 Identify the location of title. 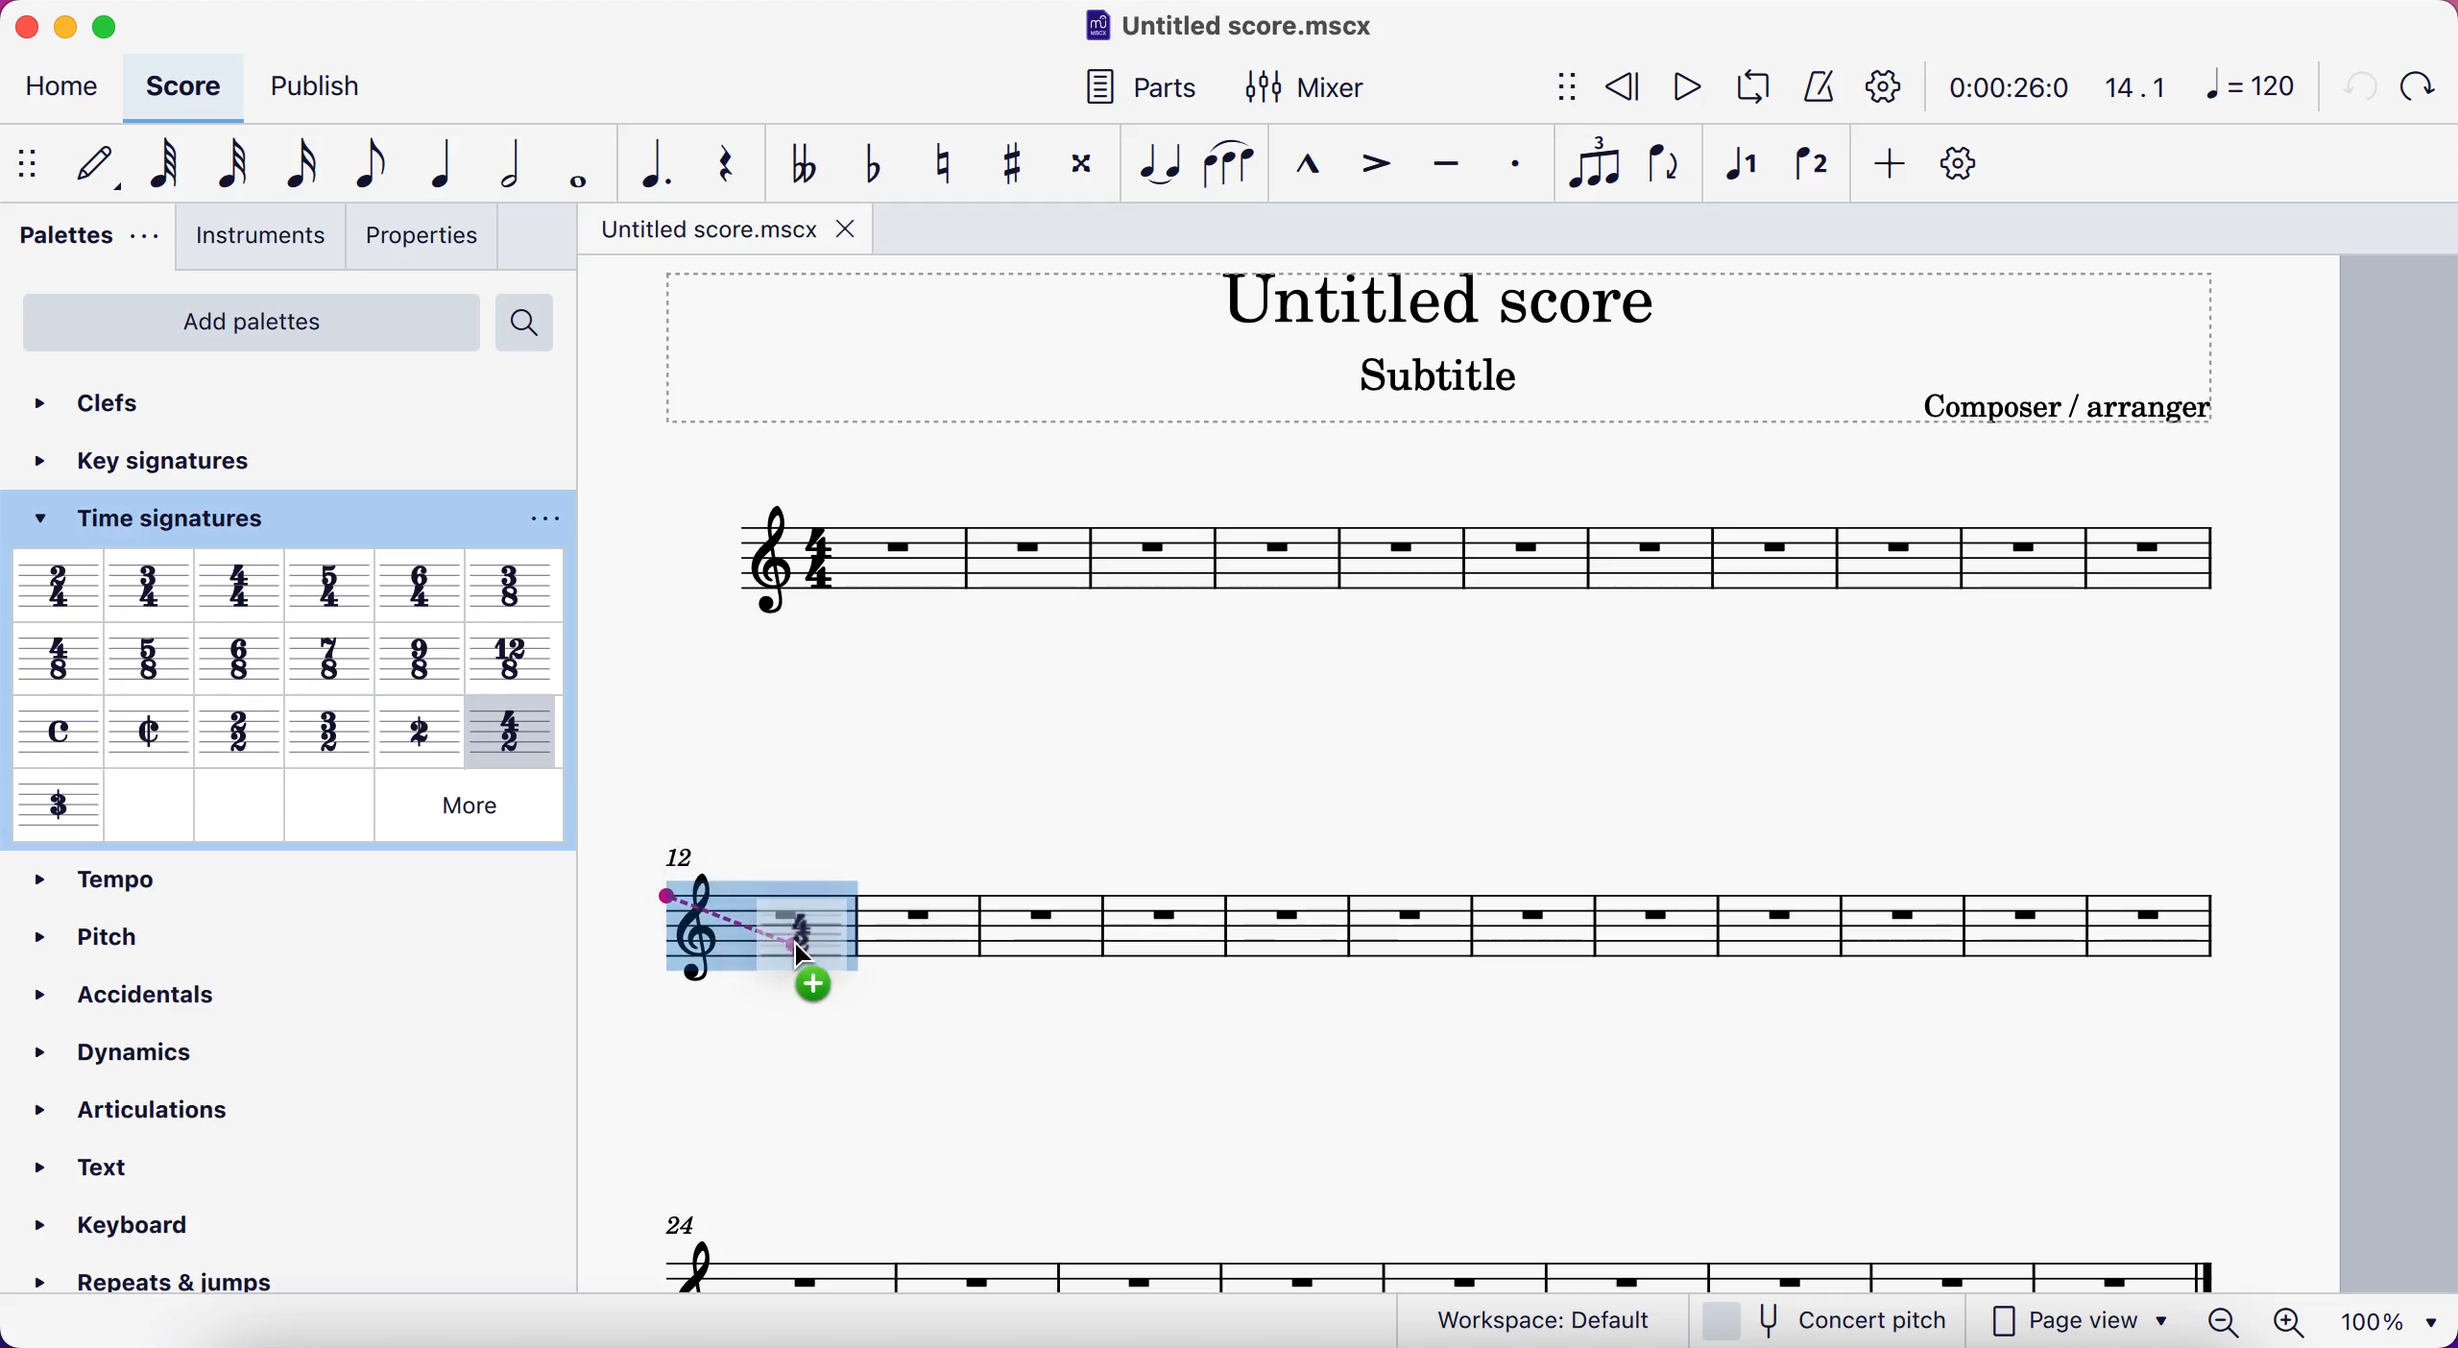
(1223, 28).